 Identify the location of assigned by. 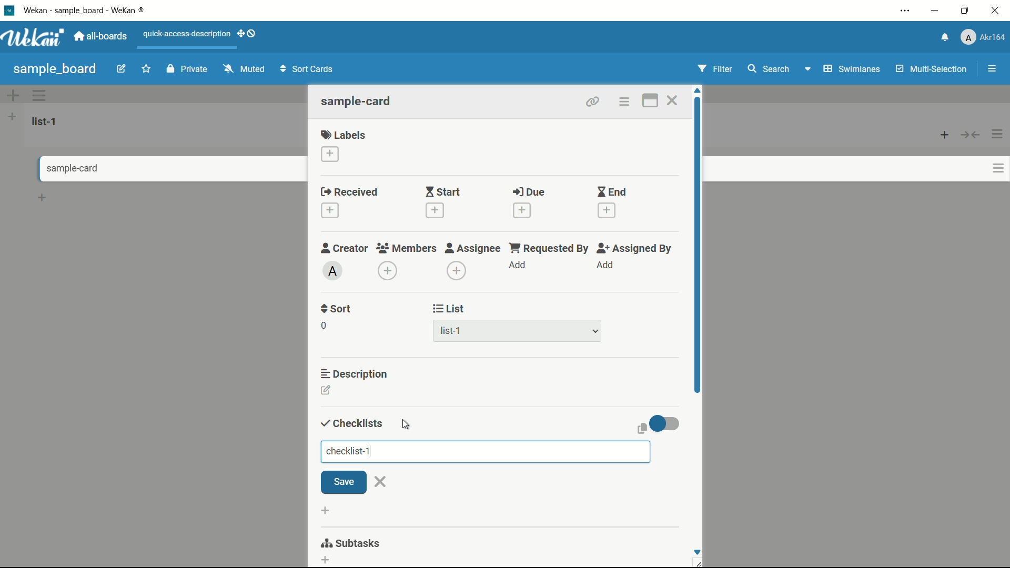
(635, 248).